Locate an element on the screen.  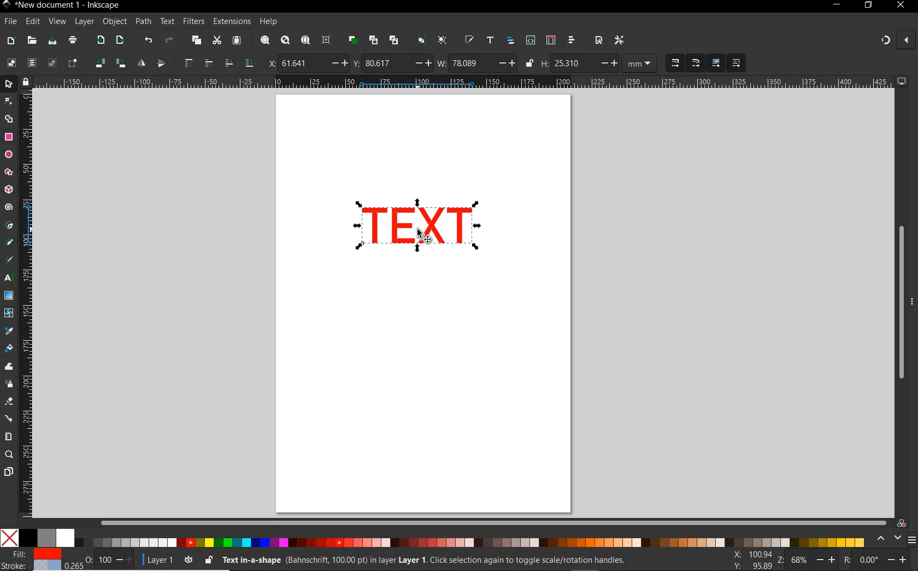
tweak tool is located at coordinates (9, 367).